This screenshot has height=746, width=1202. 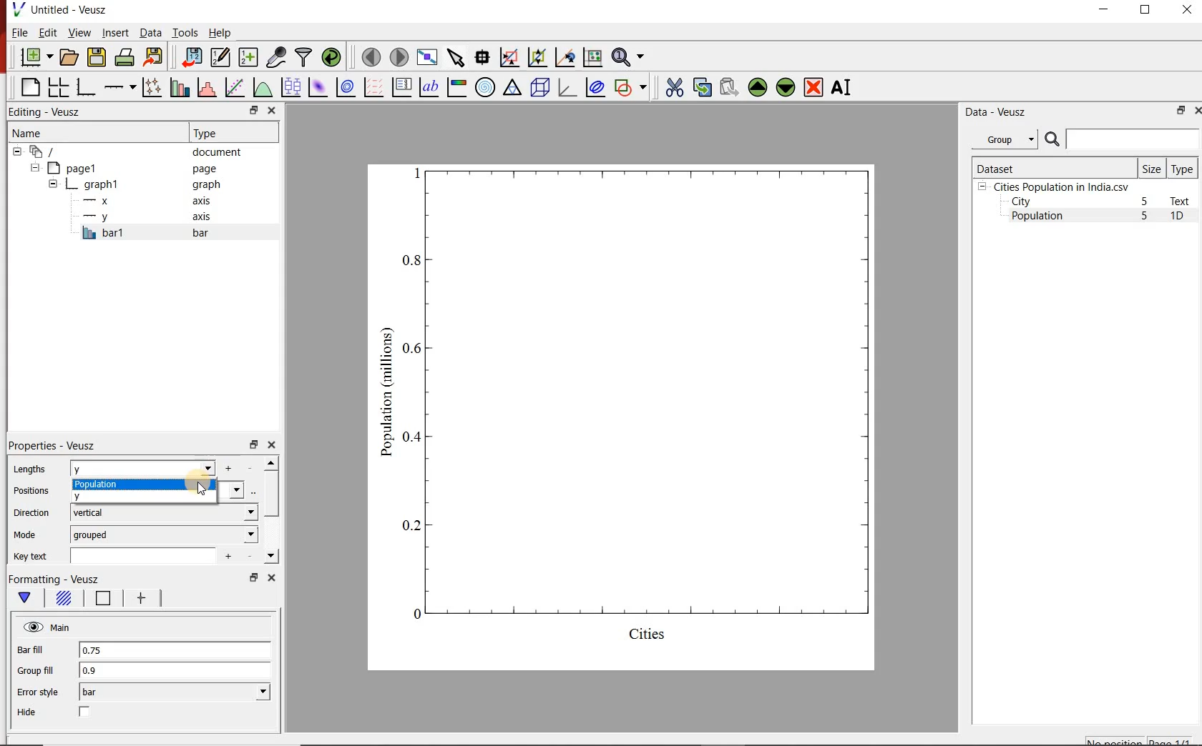 I want to click on cursor, so click(x=201, y=489).